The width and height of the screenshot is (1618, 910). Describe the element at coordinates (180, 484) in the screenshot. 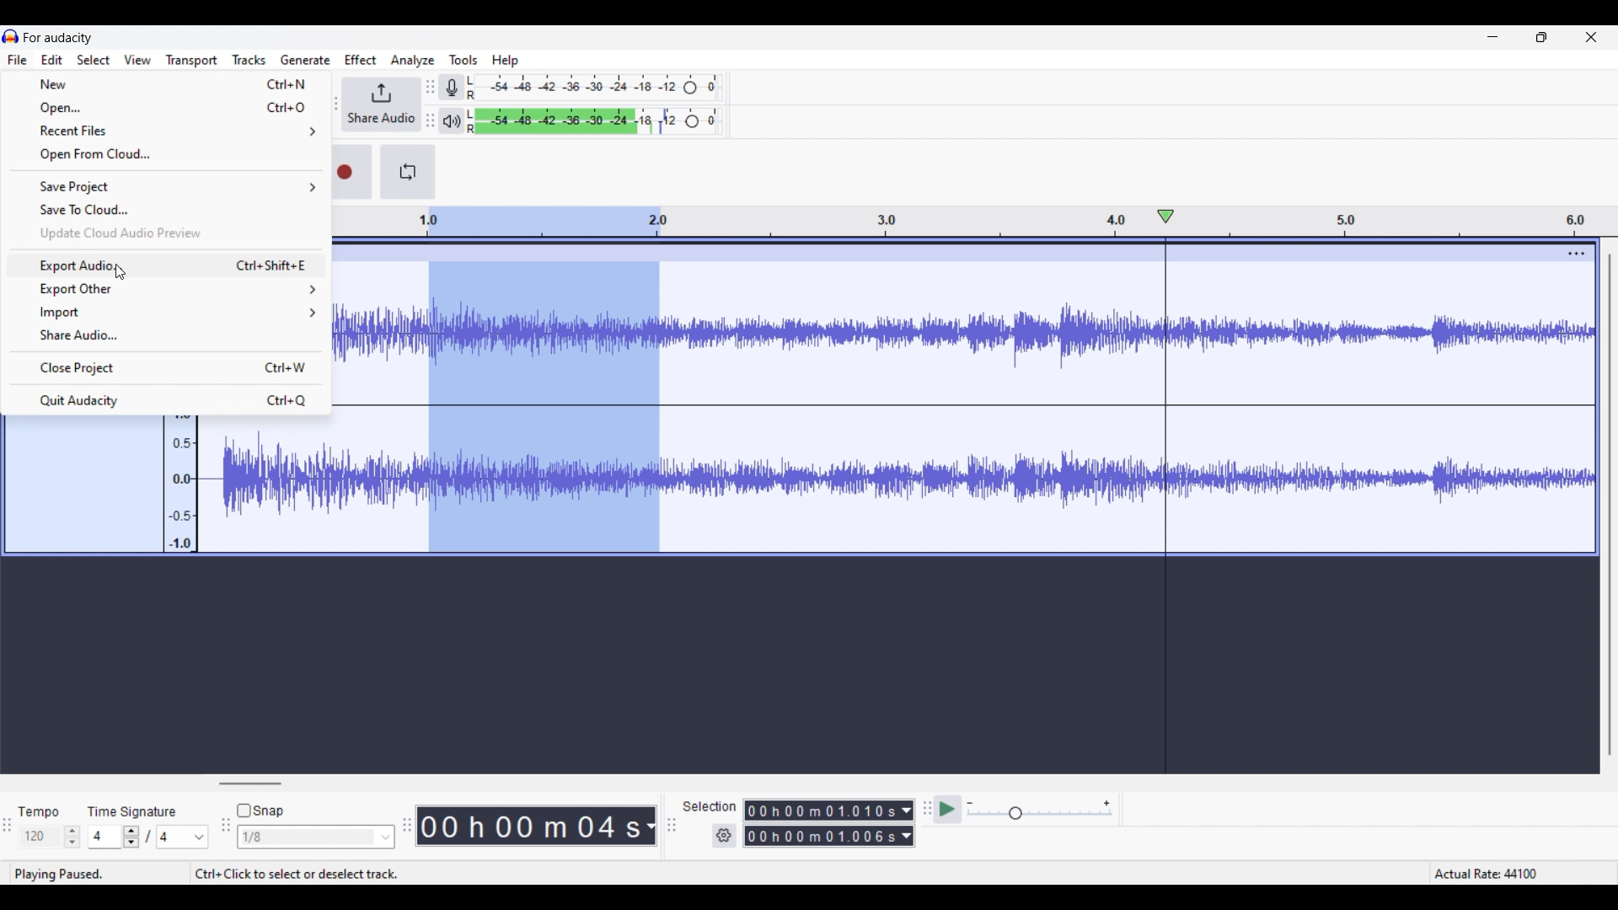

I see `Scale to measure intenssity of sound` at that location.